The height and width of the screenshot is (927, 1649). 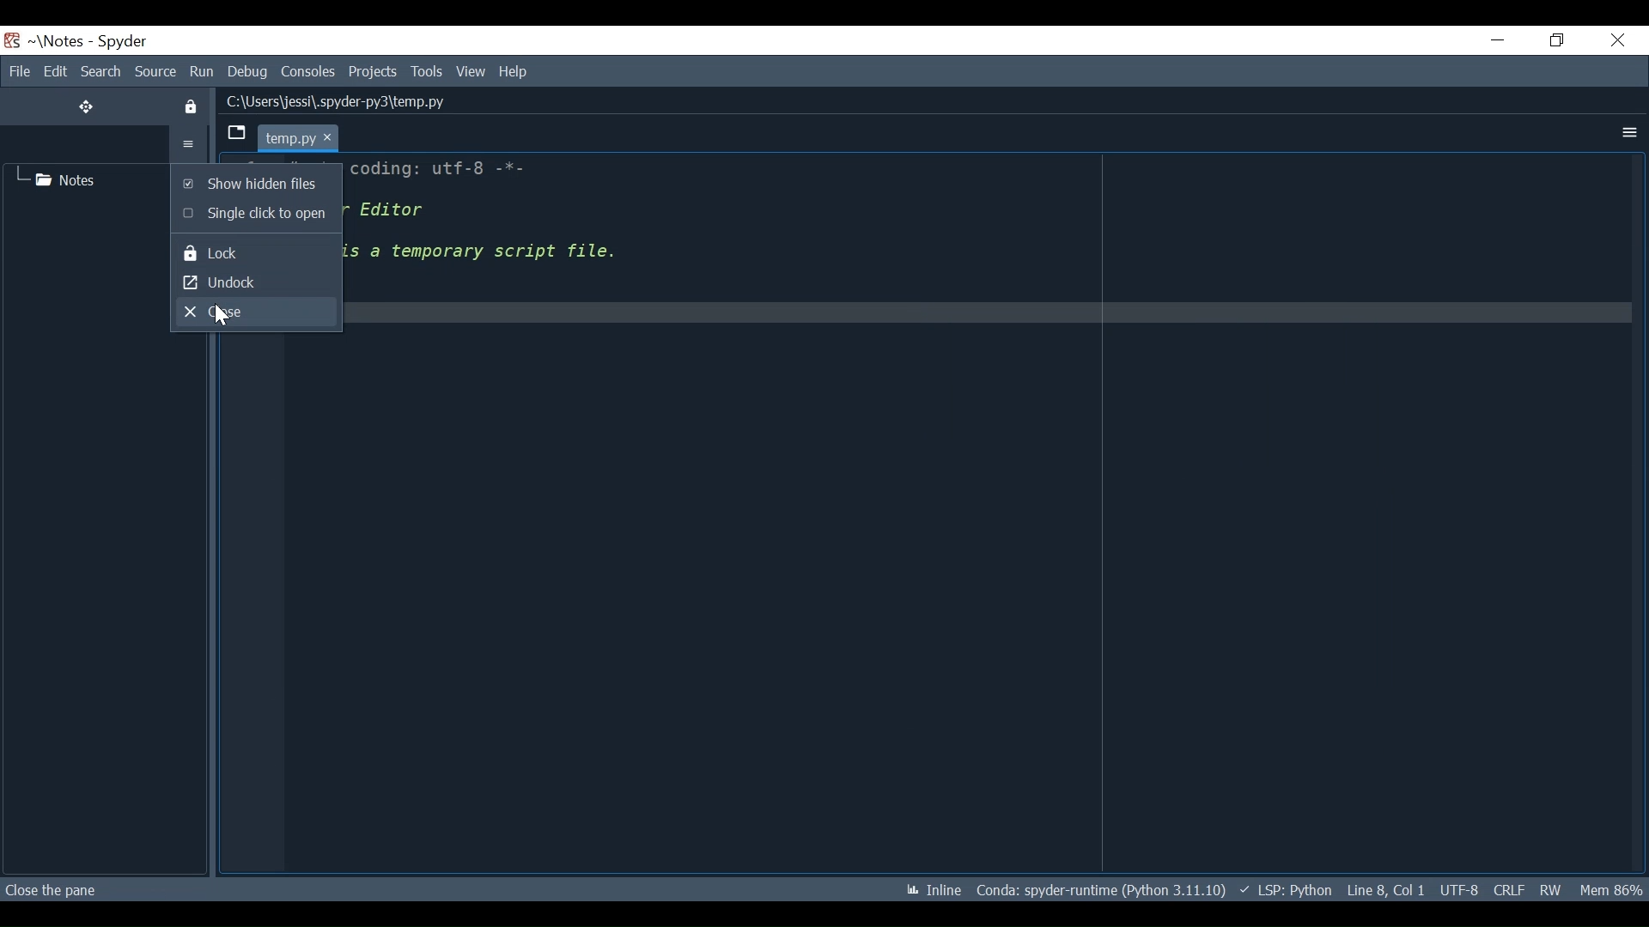 I want to click on Projects, so click(x=374, y=72).